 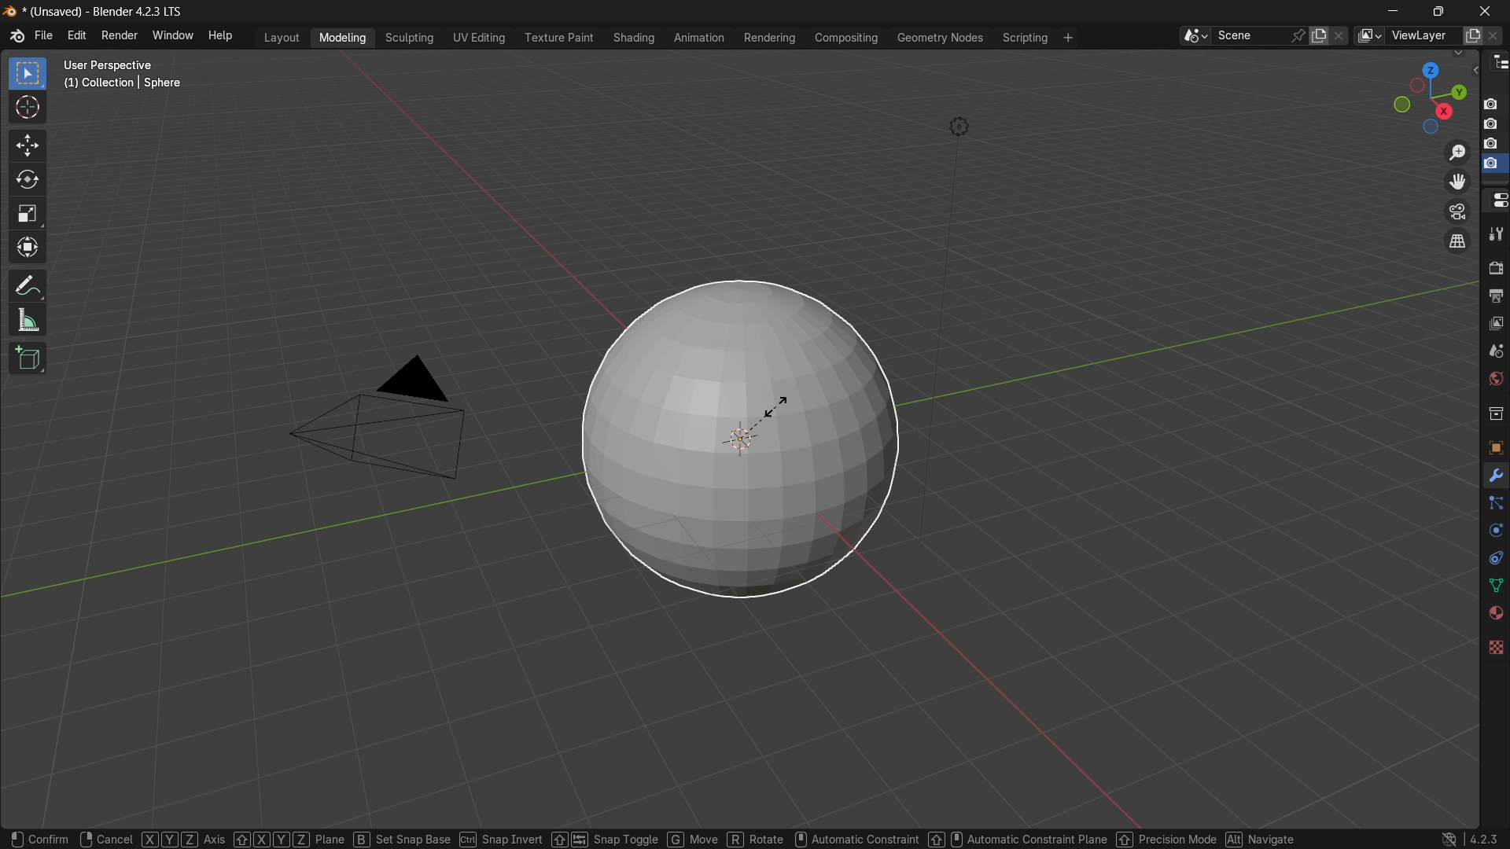 What do you see at coordinates (428, 834) in the screenshot?
I see `snap base ctrl` at bounding box center [428, 834].